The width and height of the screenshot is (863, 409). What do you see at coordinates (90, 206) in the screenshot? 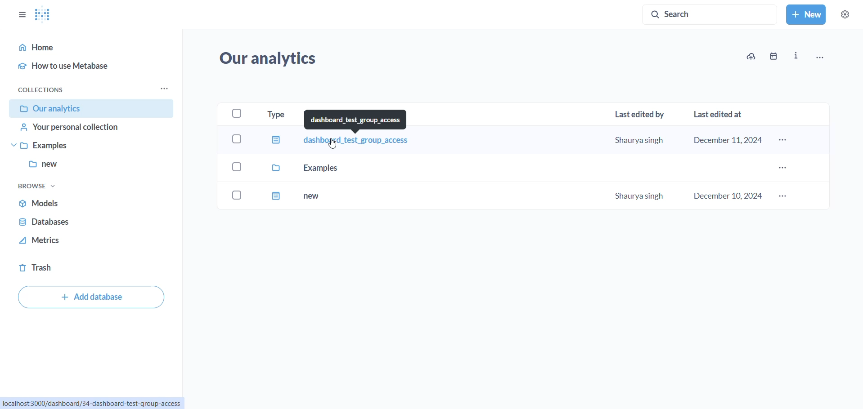
I see `models` at bounding box center [90, 206].